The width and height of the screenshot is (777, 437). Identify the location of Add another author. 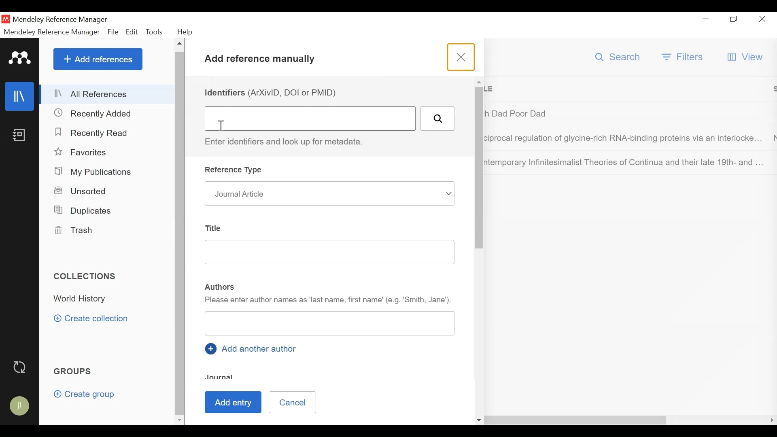
(253, 348).